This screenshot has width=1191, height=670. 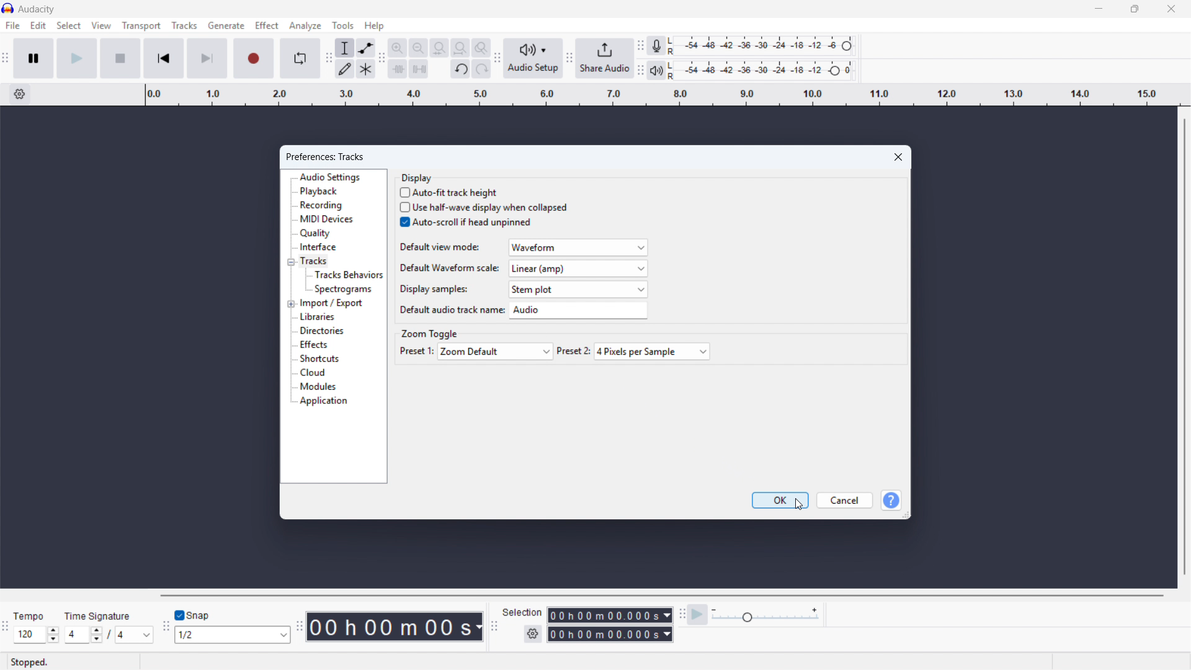 What do you see at coordinates (466, 222) in the screenshot?
I see `auto-scroll option ticked` at bounding box center [466, 222].